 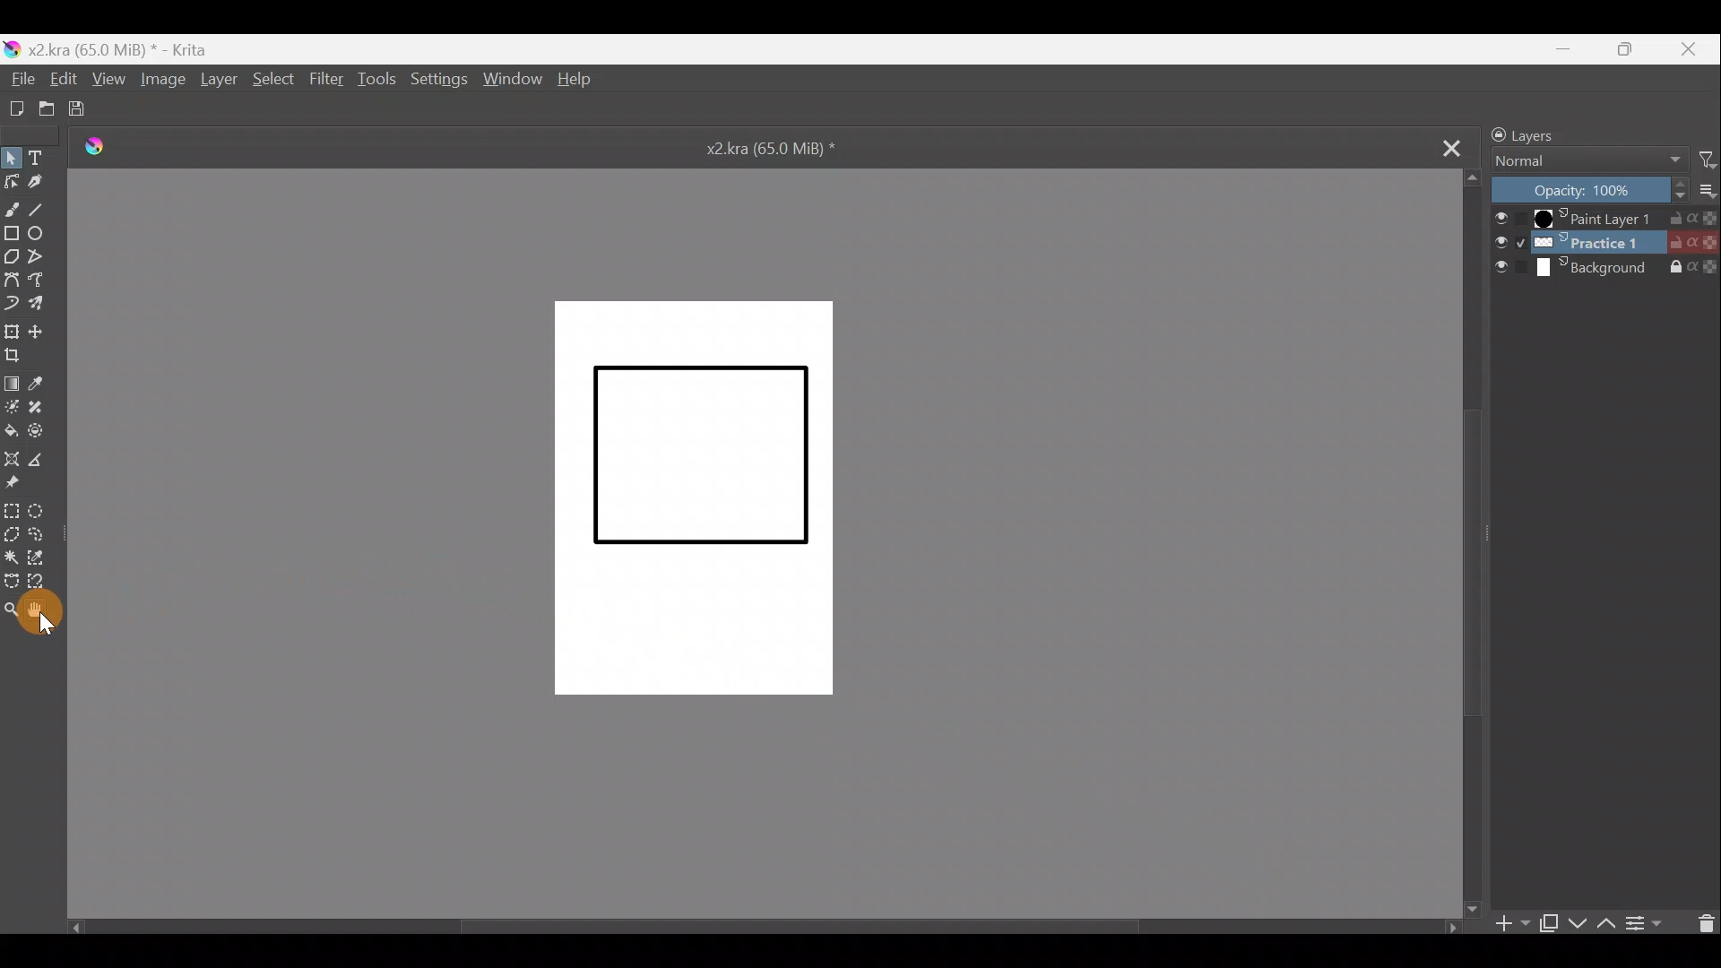 I want to click on Move a layer, so click(x=39, y=331).